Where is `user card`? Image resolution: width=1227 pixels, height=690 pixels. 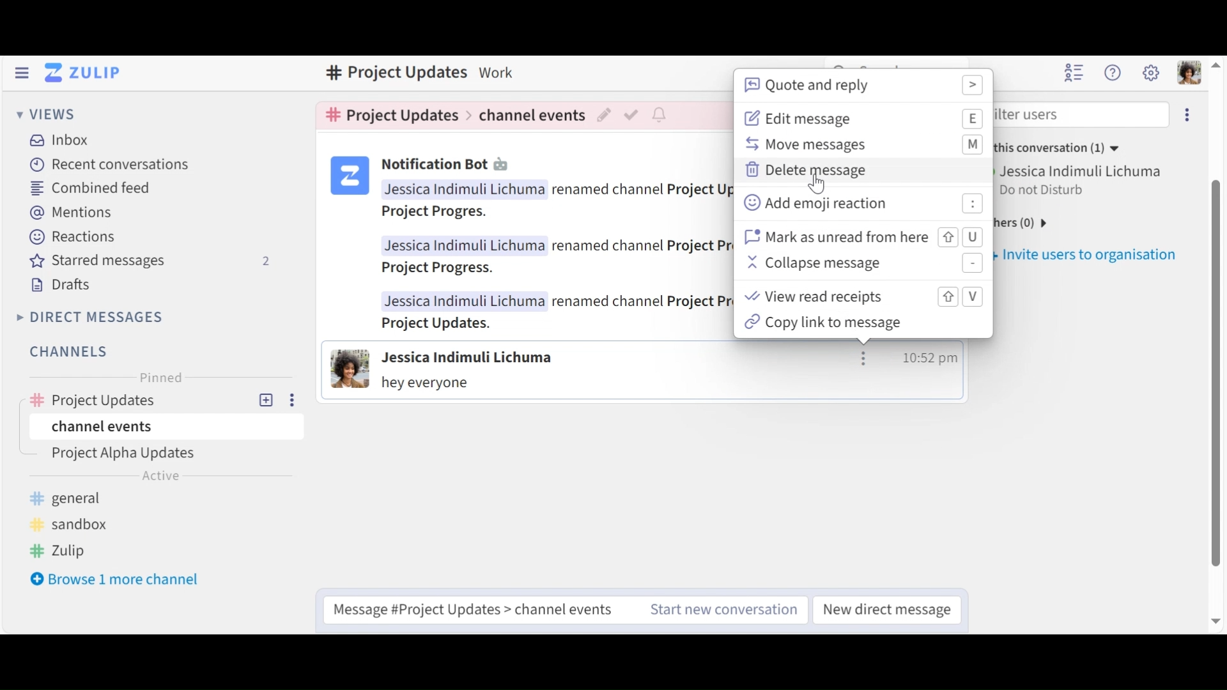 user card is located at coordinates (348, 176).